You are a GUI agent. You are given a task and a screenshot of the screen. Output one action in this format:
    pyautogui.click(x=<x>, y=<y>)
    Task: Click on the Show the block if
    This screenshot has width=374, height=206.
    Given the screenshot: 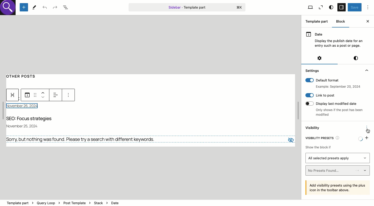 What is the action you would take?
    pyautogui.click(x=318, y=146)
    